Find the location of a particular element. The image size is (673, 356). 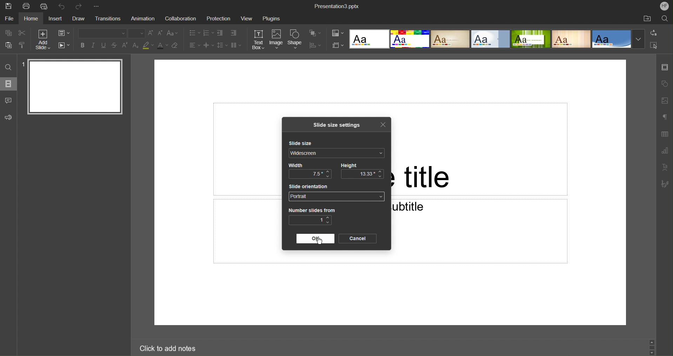

Scroll bar is located at coordinates (652, 345).